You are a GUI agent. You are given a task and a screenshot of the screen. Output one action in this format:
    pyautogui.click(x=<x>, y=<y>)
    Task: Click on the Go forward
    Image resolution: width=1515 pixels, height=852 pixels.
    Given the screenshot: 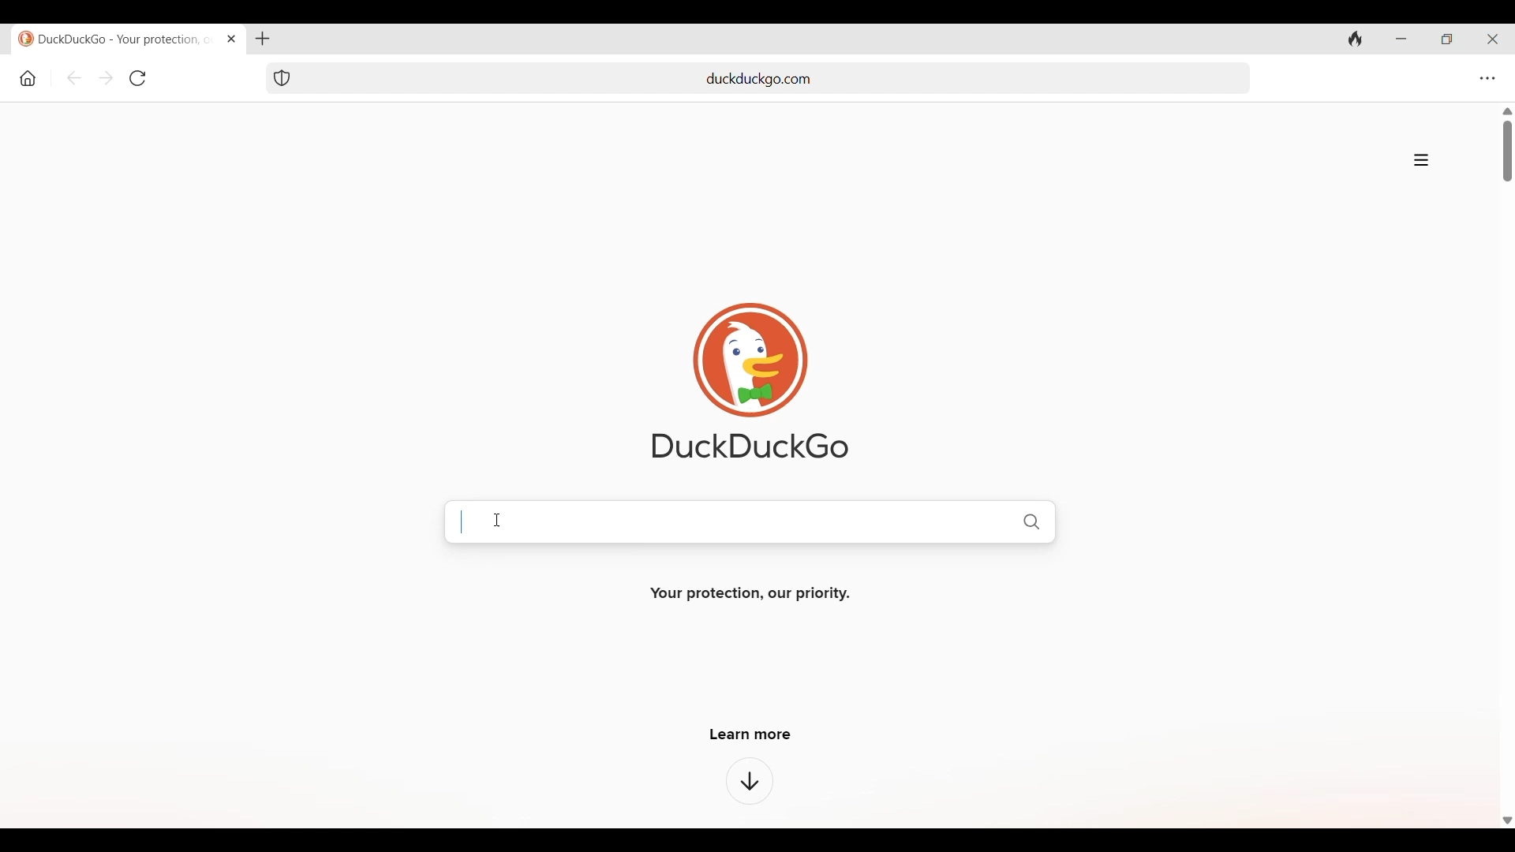 What is the action you would take?
    pyautogui.click(x=107, y=77)
    